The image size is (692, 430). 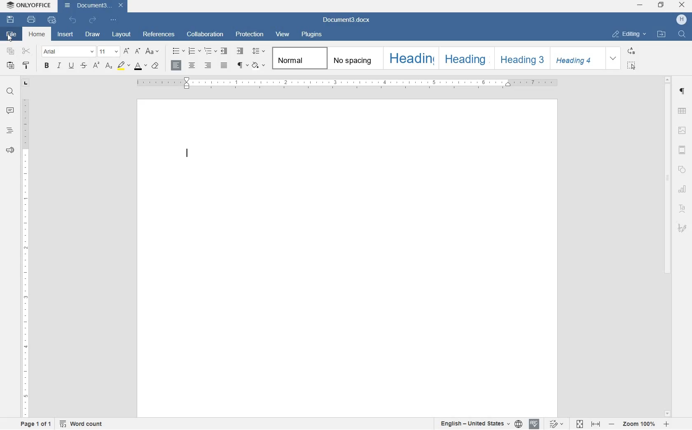 I want to click on chart settings, so click(x=682, y=189).